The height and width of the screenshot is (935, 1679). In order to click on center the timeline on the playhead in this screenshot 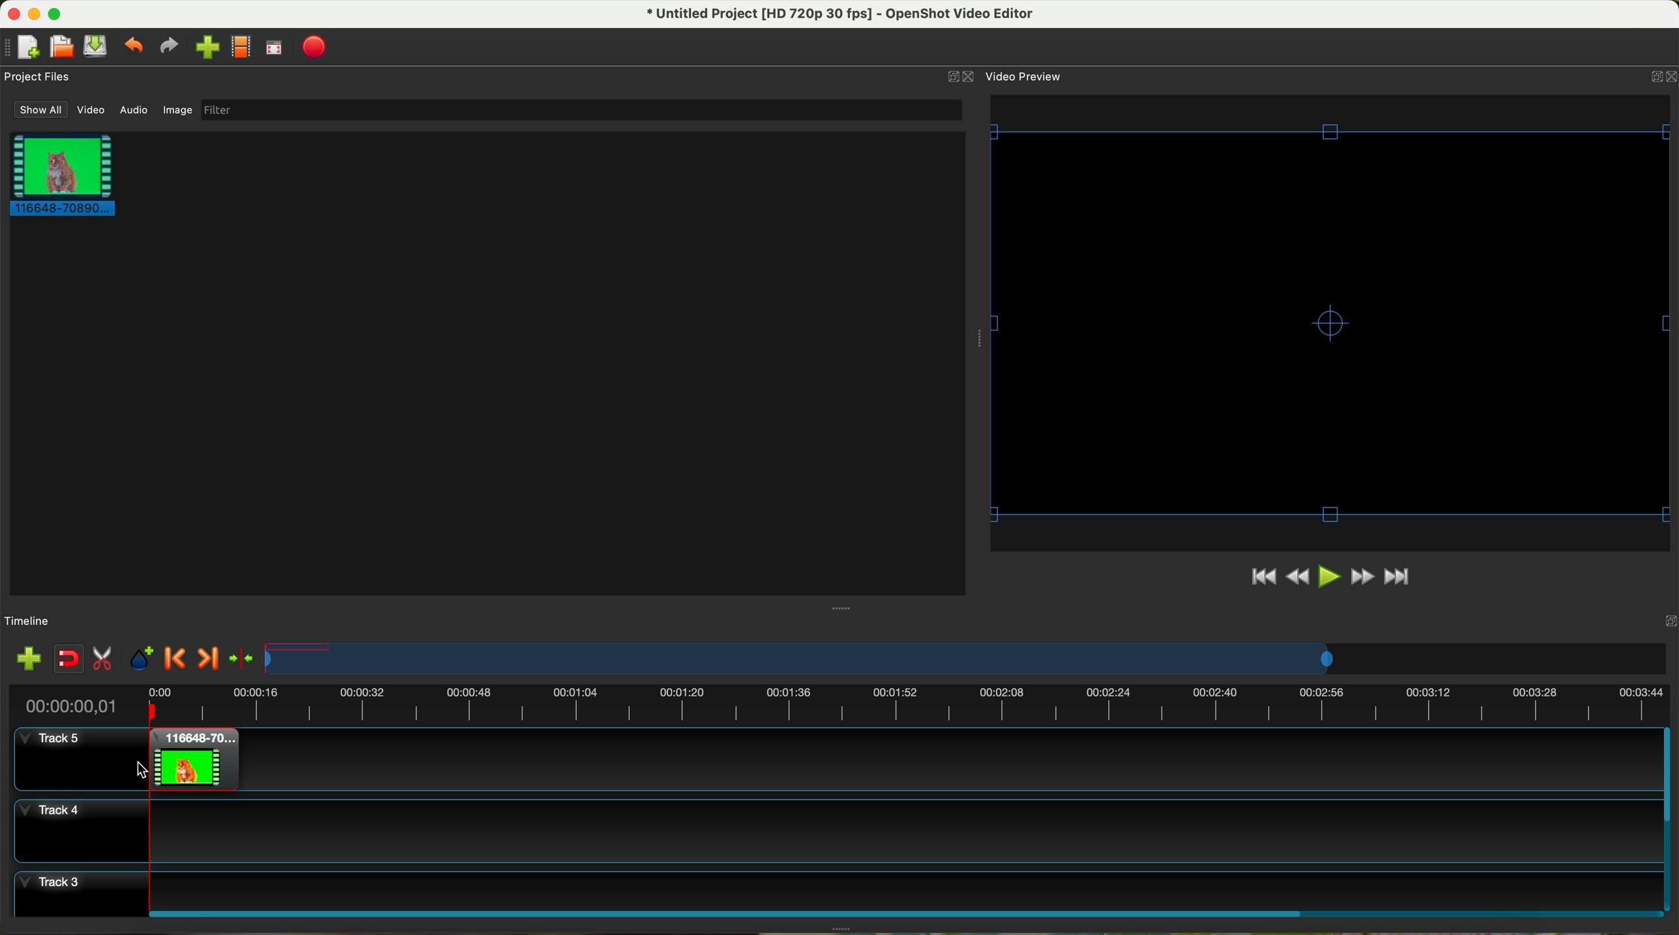, I will do `click(243, 659)`.